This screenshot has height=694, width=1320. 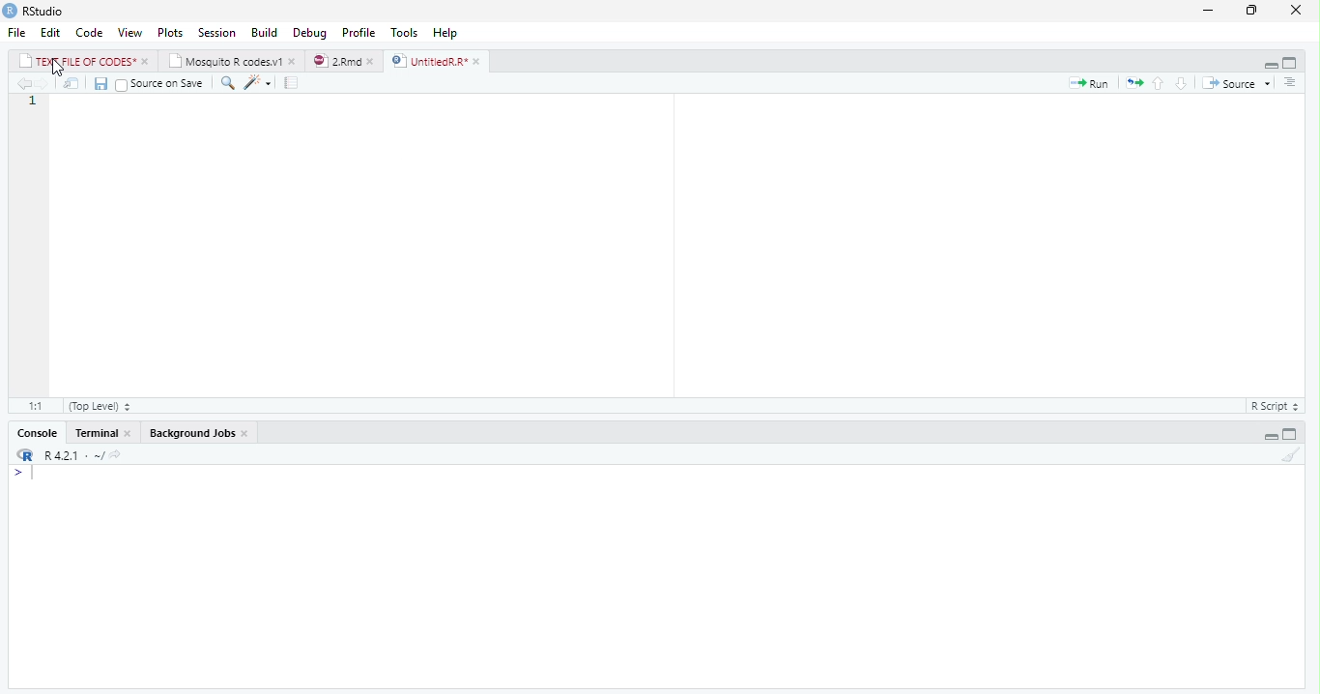 What do you see at coordinates (1269, 434) in the screenshot?
I see `Hide` at bounding box center [1269, 434].